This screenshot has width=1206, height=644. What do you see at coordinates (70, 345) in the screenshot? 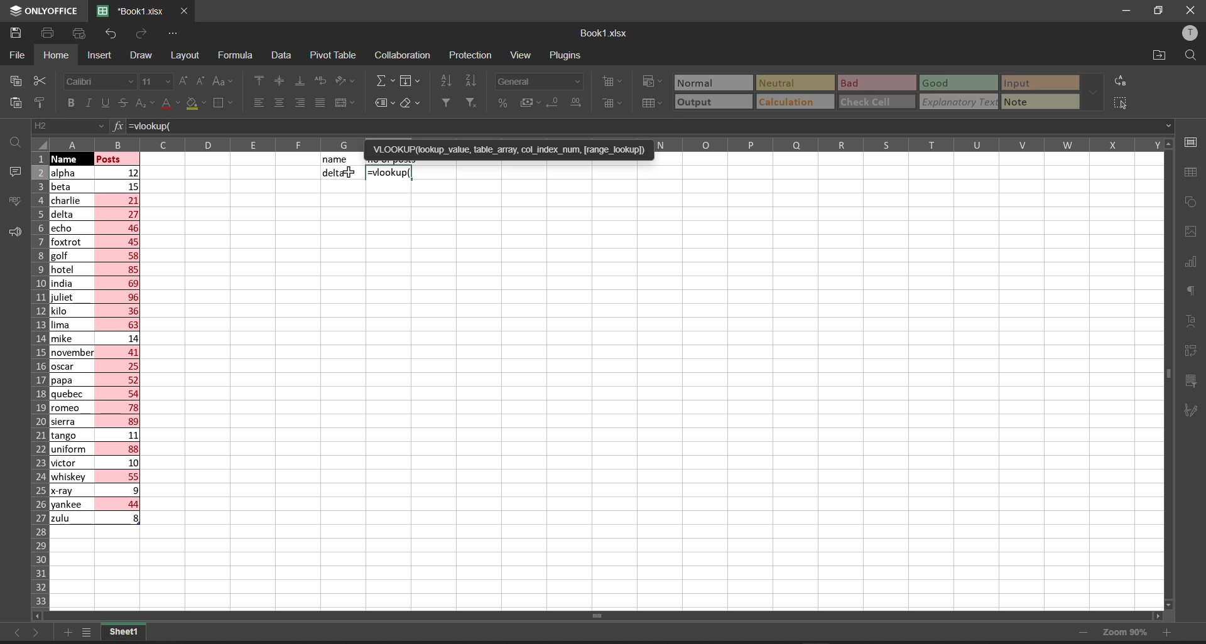
I see `names` at bounding box center [70, 345].